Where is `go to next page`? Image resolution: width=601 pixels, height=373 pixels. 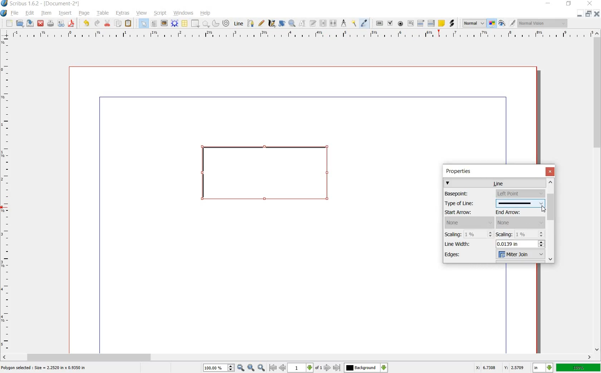
go to next page is located at coordinates (328, 368).